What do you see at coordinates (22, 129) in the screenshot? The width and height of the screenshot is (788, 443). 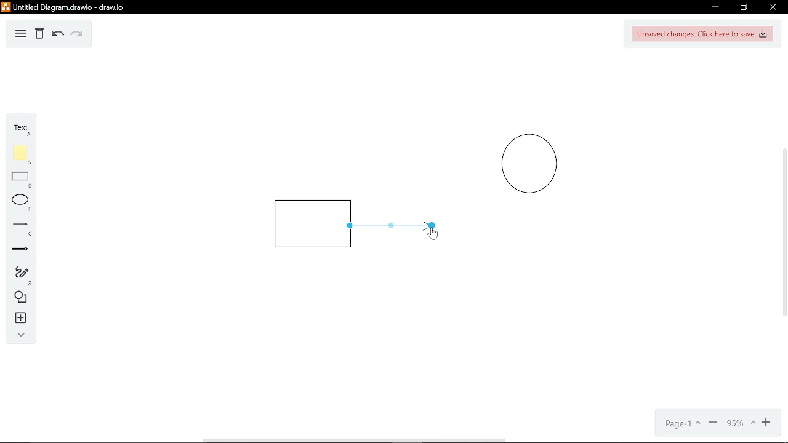 I see `Text` at bounding box center [22, 129].